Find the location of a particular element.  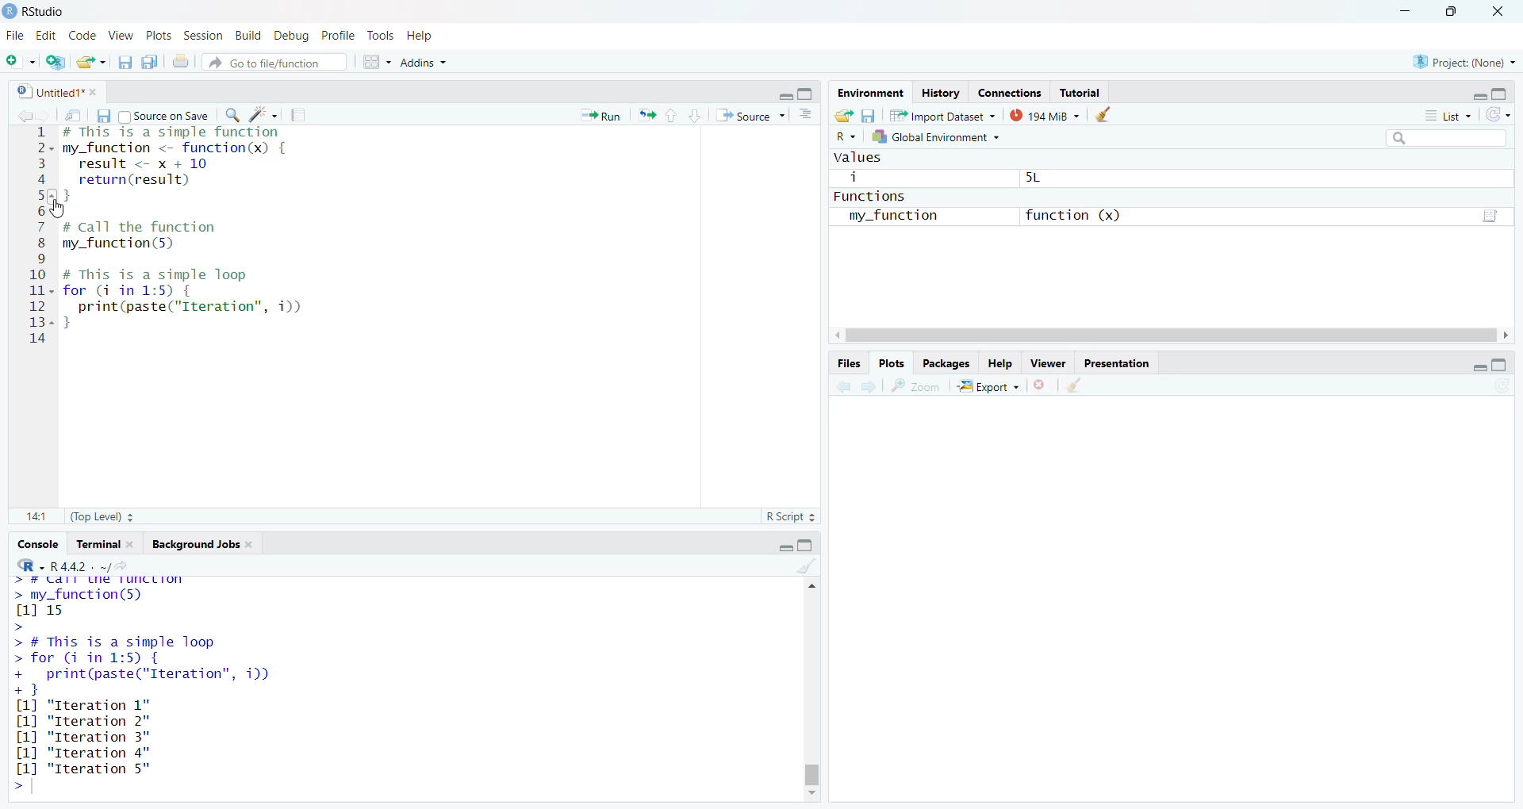

find/replace is located at coordinates (230, 115).